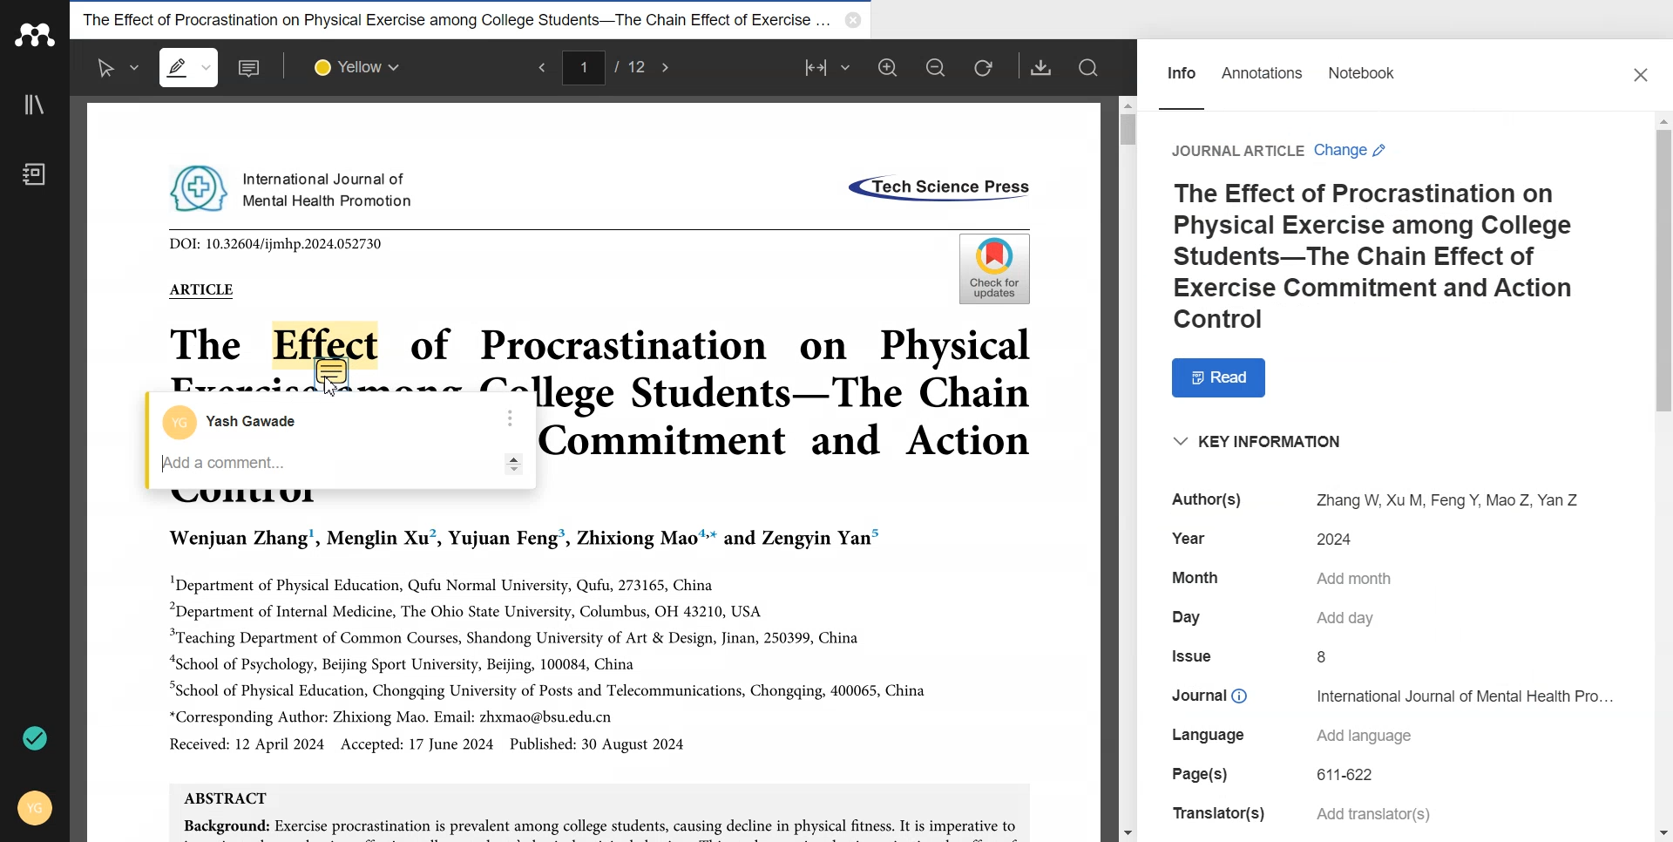 The width and height of the screenshot is (1673, 842). What do you see at coordinates (37, 741) in the screenshot?
I see `Auto sync` at bounding box center [37, 741].